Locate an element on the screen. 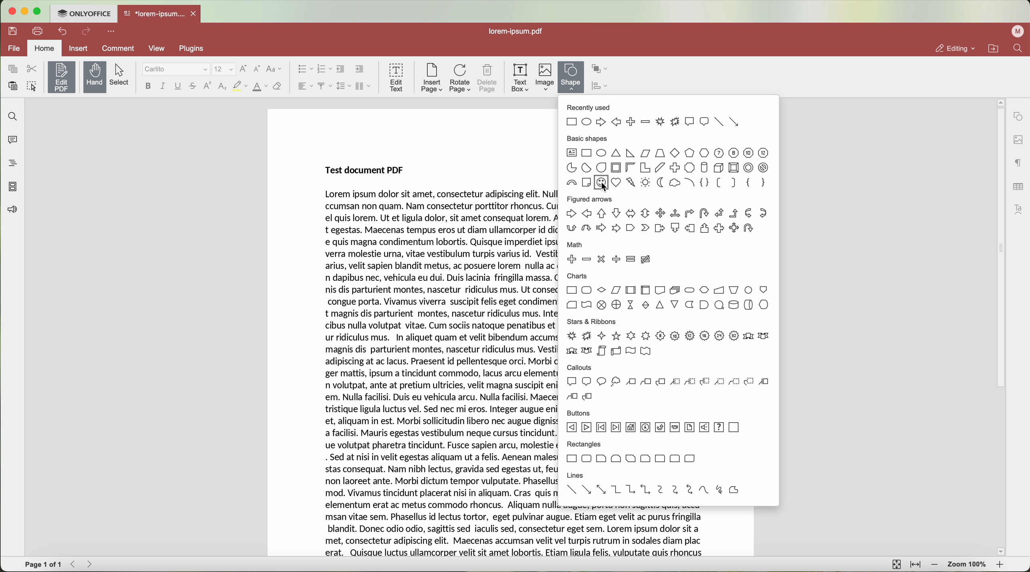 Image resolution: width=1030 pixels, height=572 pixels. fit to page is located at coordinates (895, 564).